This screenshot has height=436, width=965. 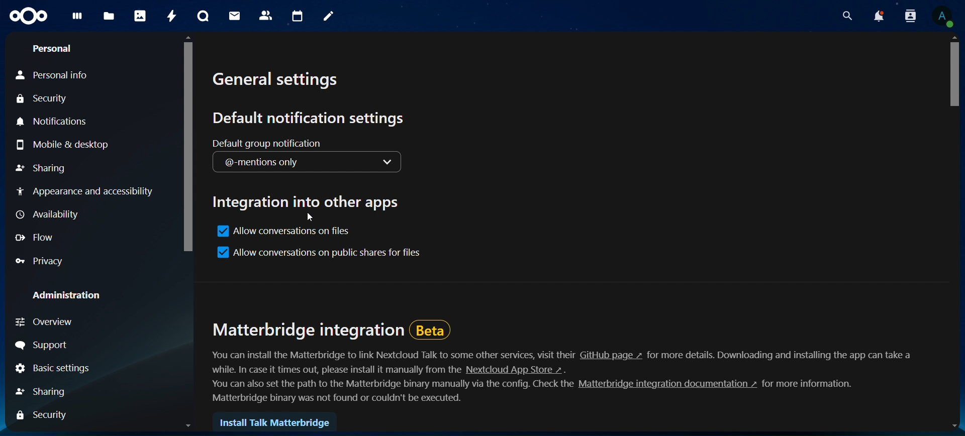 I want to click on notifications, so click(x=874, y=15).